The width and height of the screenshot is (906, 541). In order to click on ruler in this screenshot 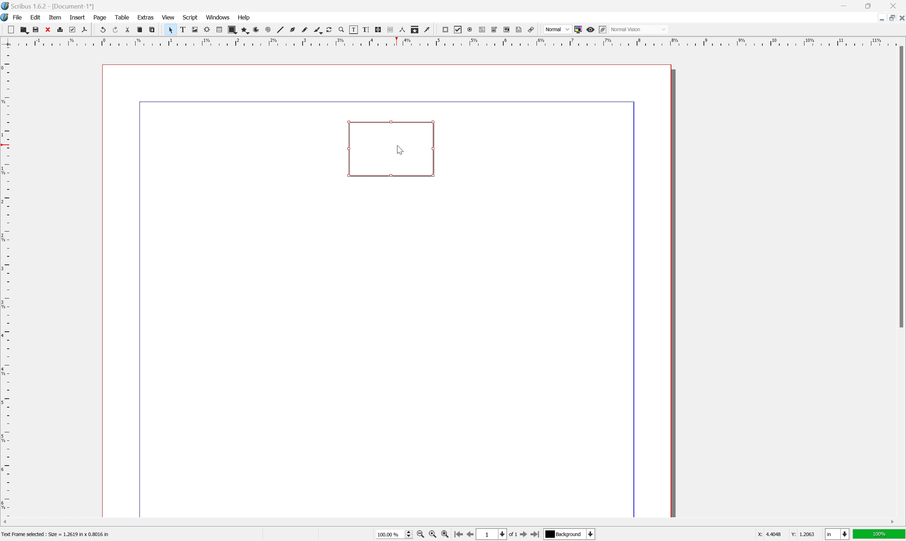, I will do `click(451, 42)`.